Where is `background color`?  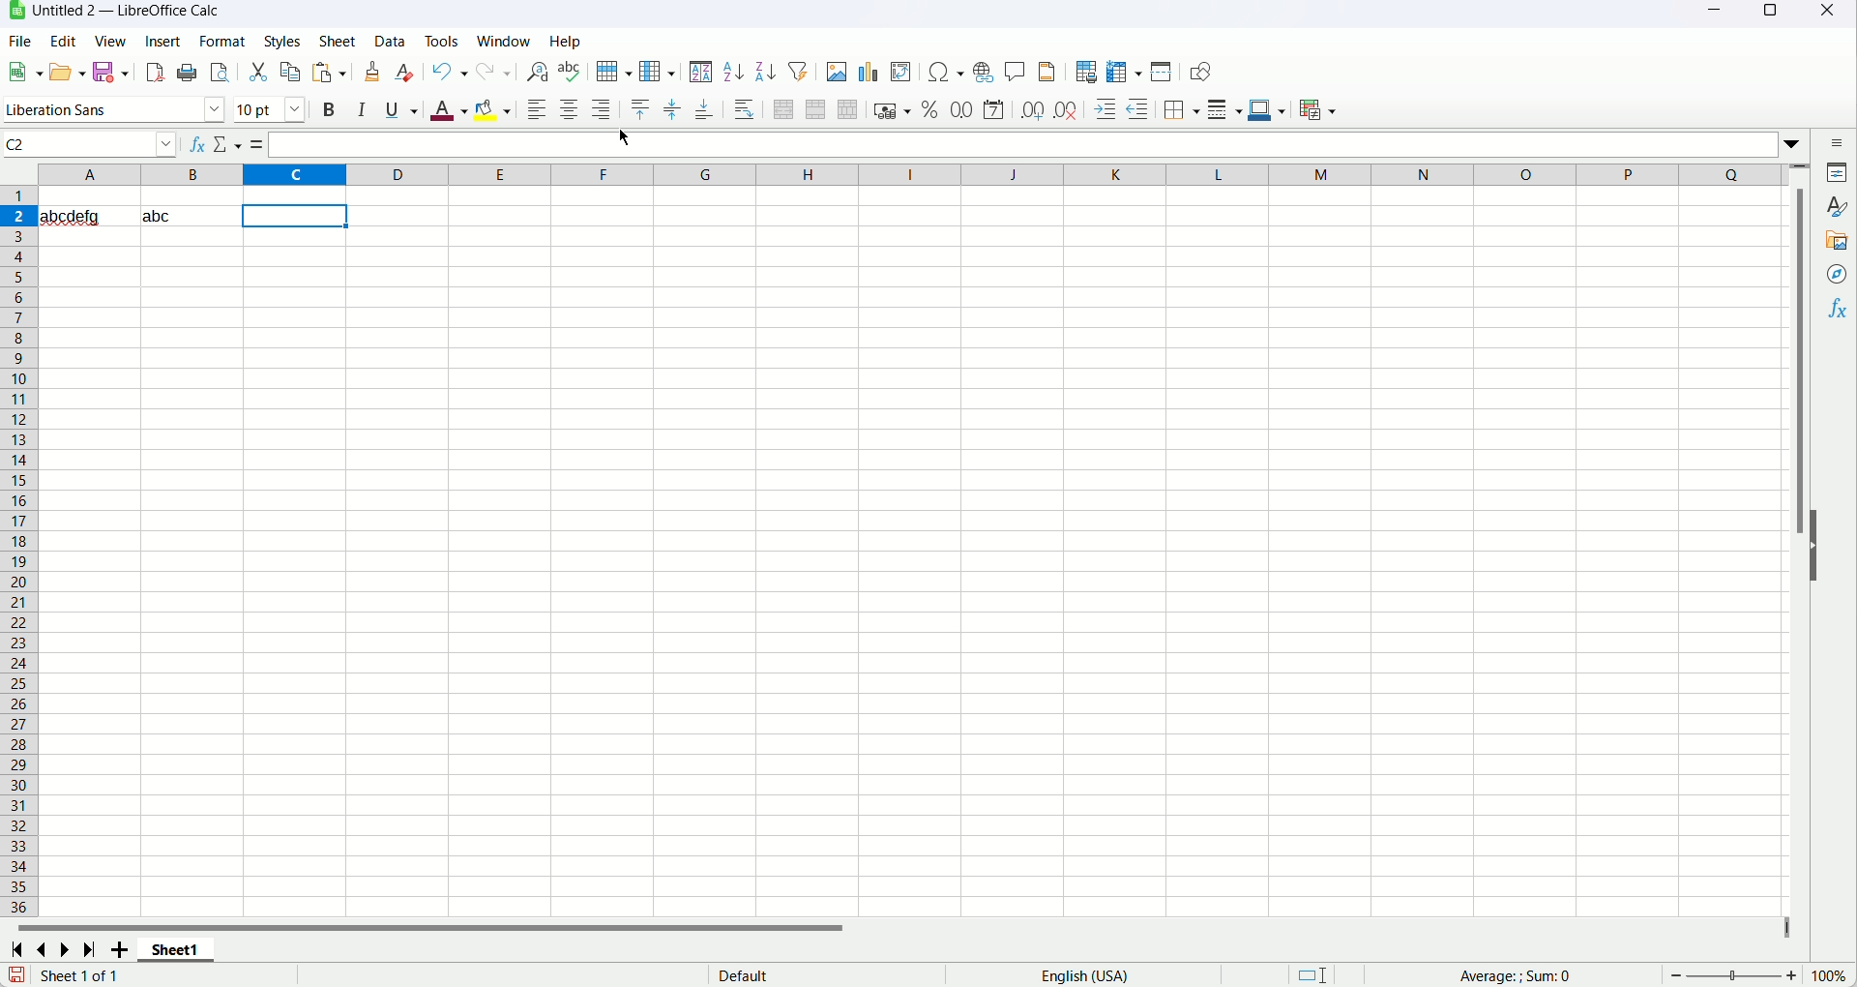 background color is located at coordinates (493, 109).